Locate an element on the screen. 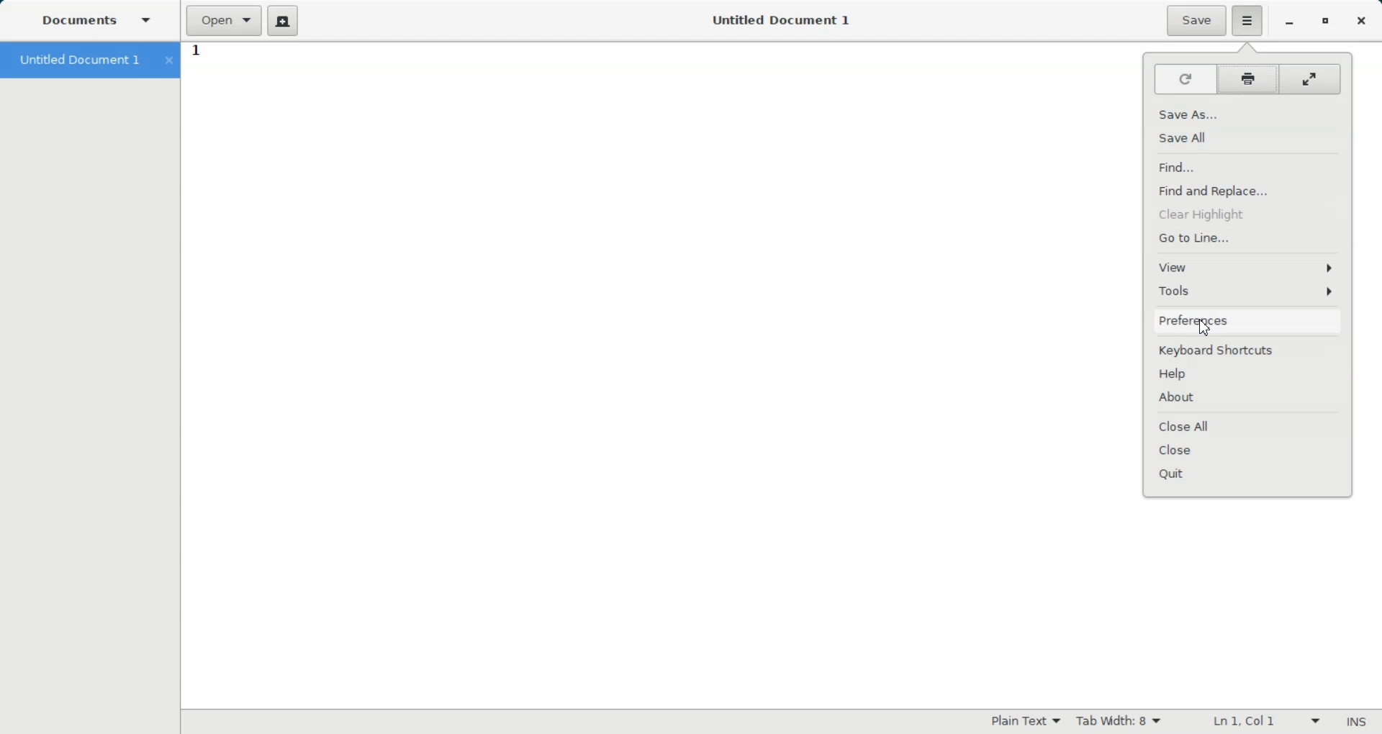  Insert is located at coordinates (1355, 723).